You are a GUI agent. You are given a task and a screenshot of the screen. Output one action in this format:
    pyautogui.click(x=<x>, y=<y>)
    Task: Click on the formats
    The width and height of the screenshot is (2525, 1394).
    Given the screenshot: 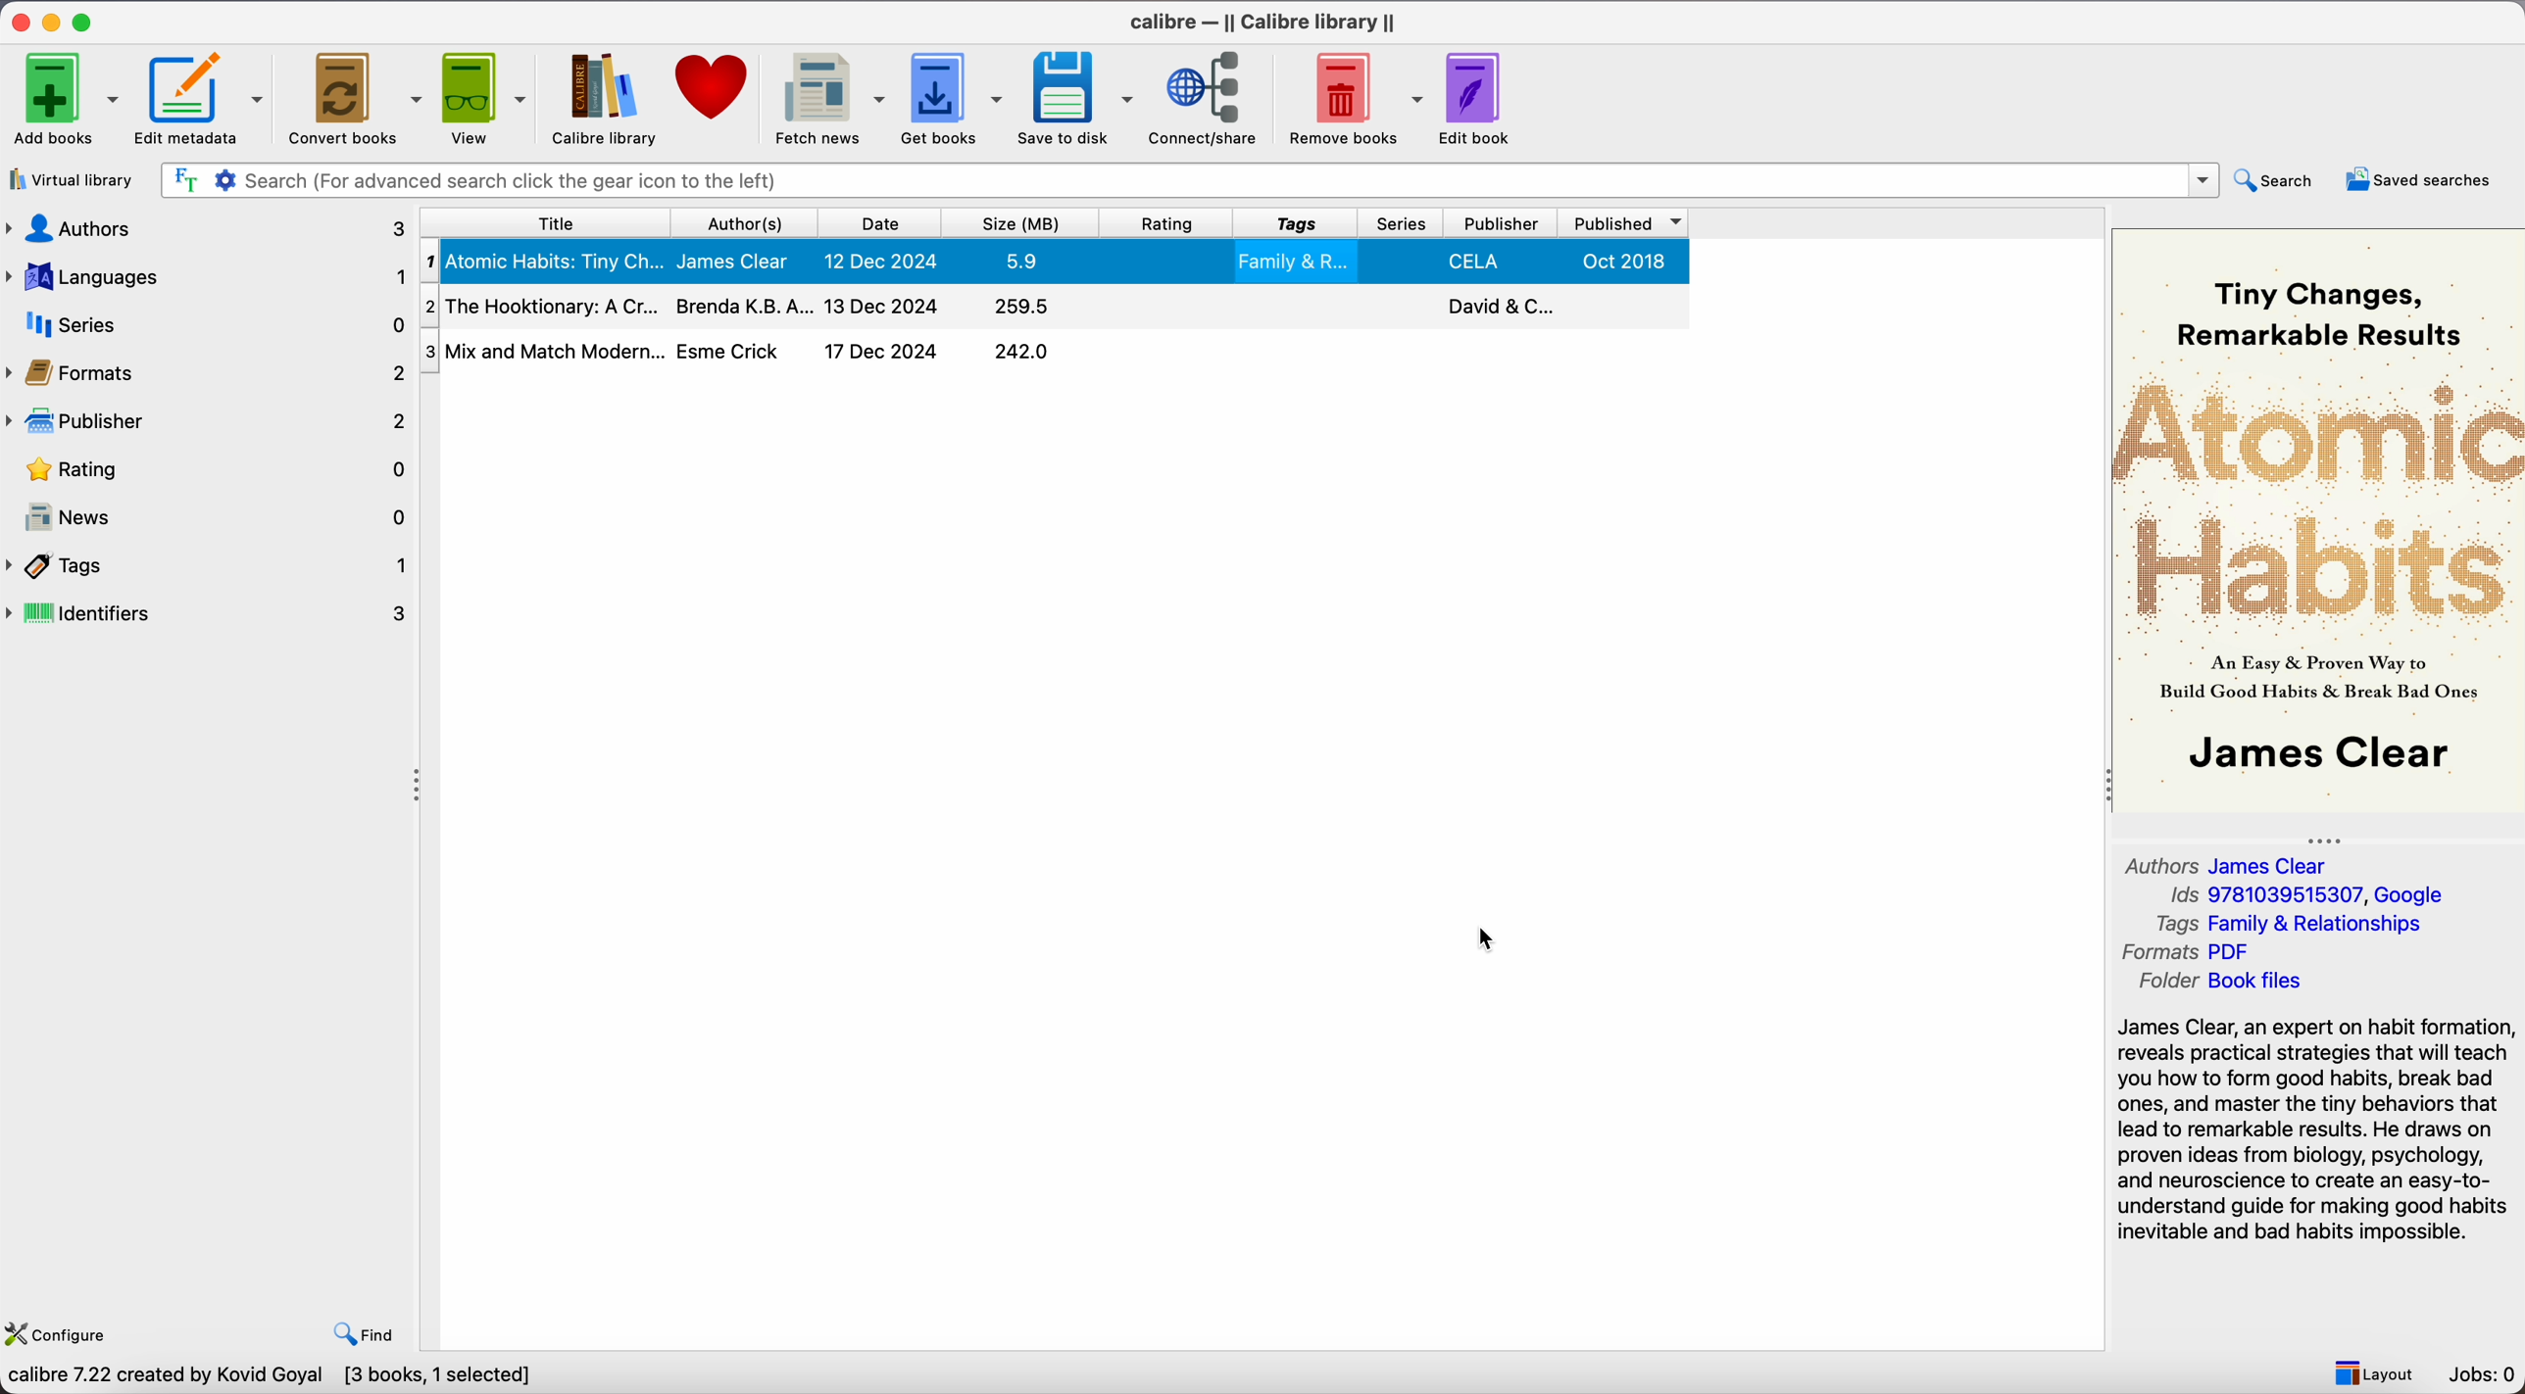 What is the action you would take?
    pyautogui.click(x=207, y=370)
    